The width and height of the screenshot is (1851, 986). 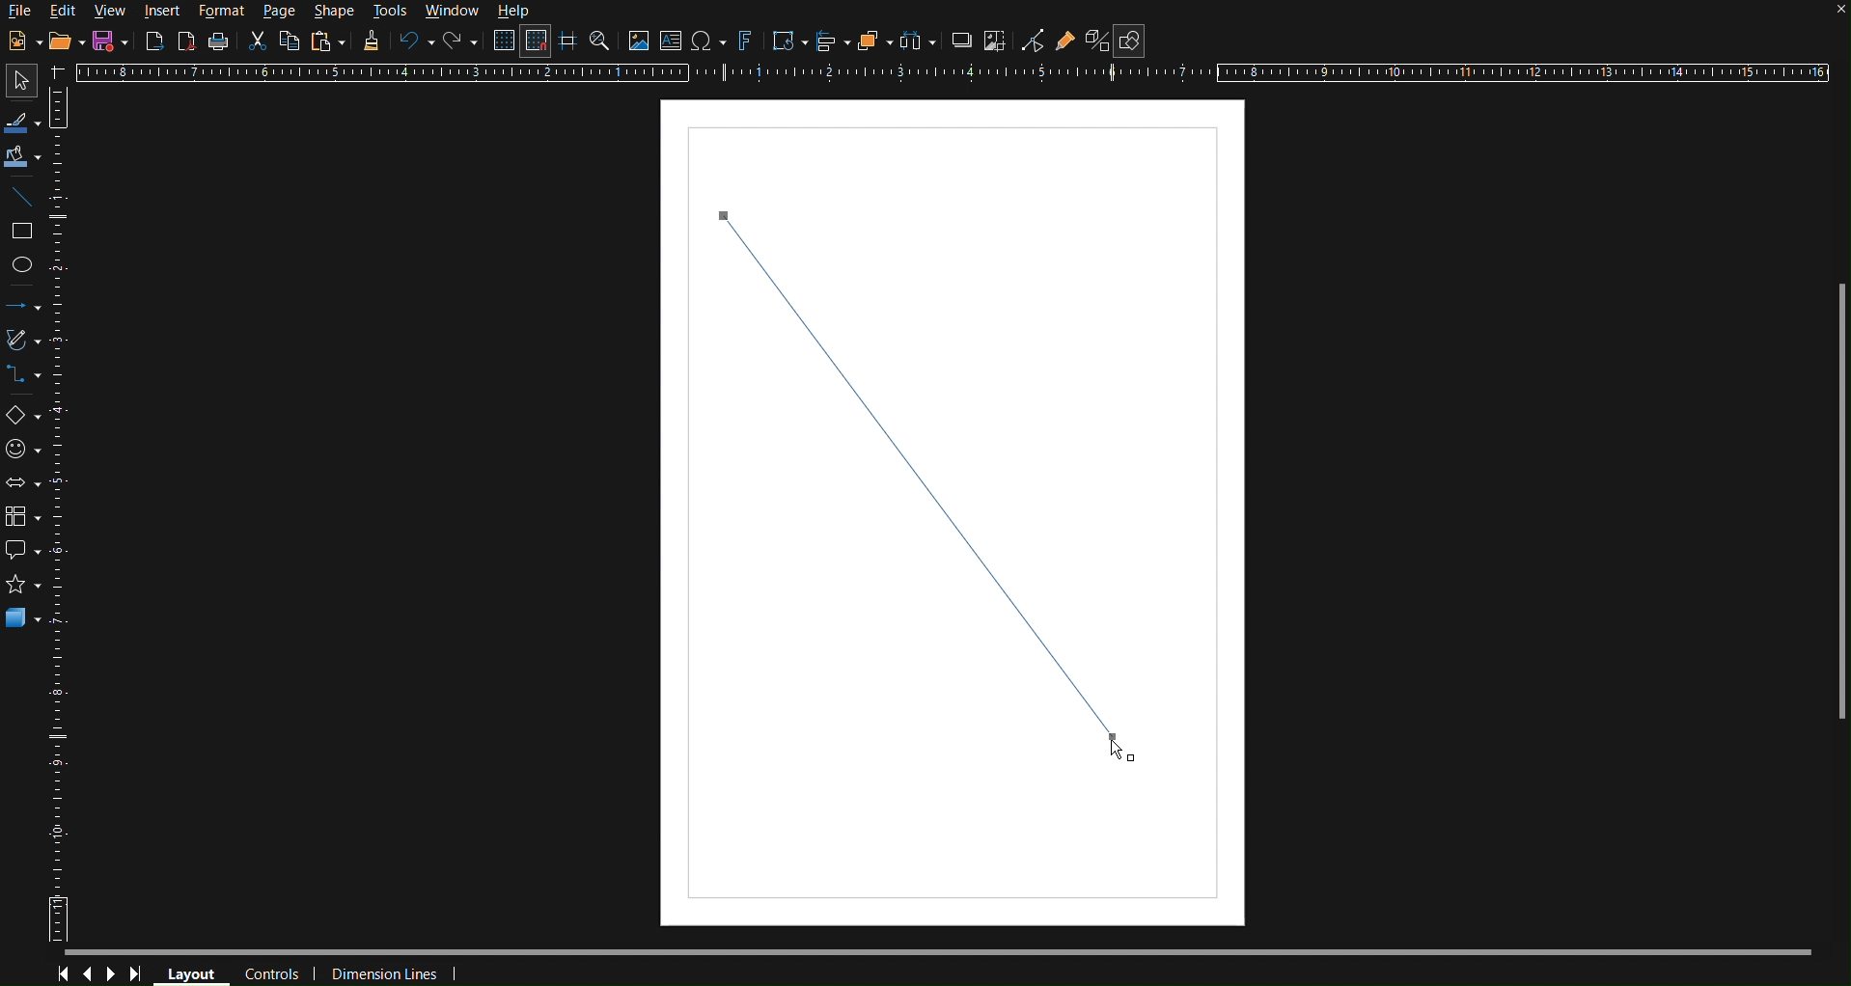 What do you see at coordinates (23, 123) in the screenshot?
I see `Line color` at bounding box center [23, 123].